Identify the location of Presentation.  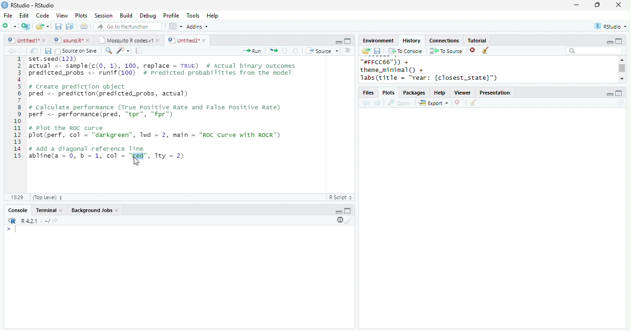
(495, 93).